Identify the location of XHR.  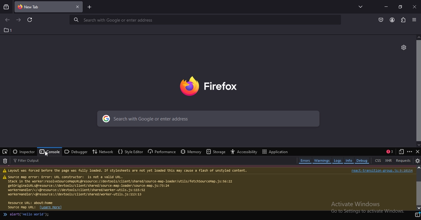
(388, 160).